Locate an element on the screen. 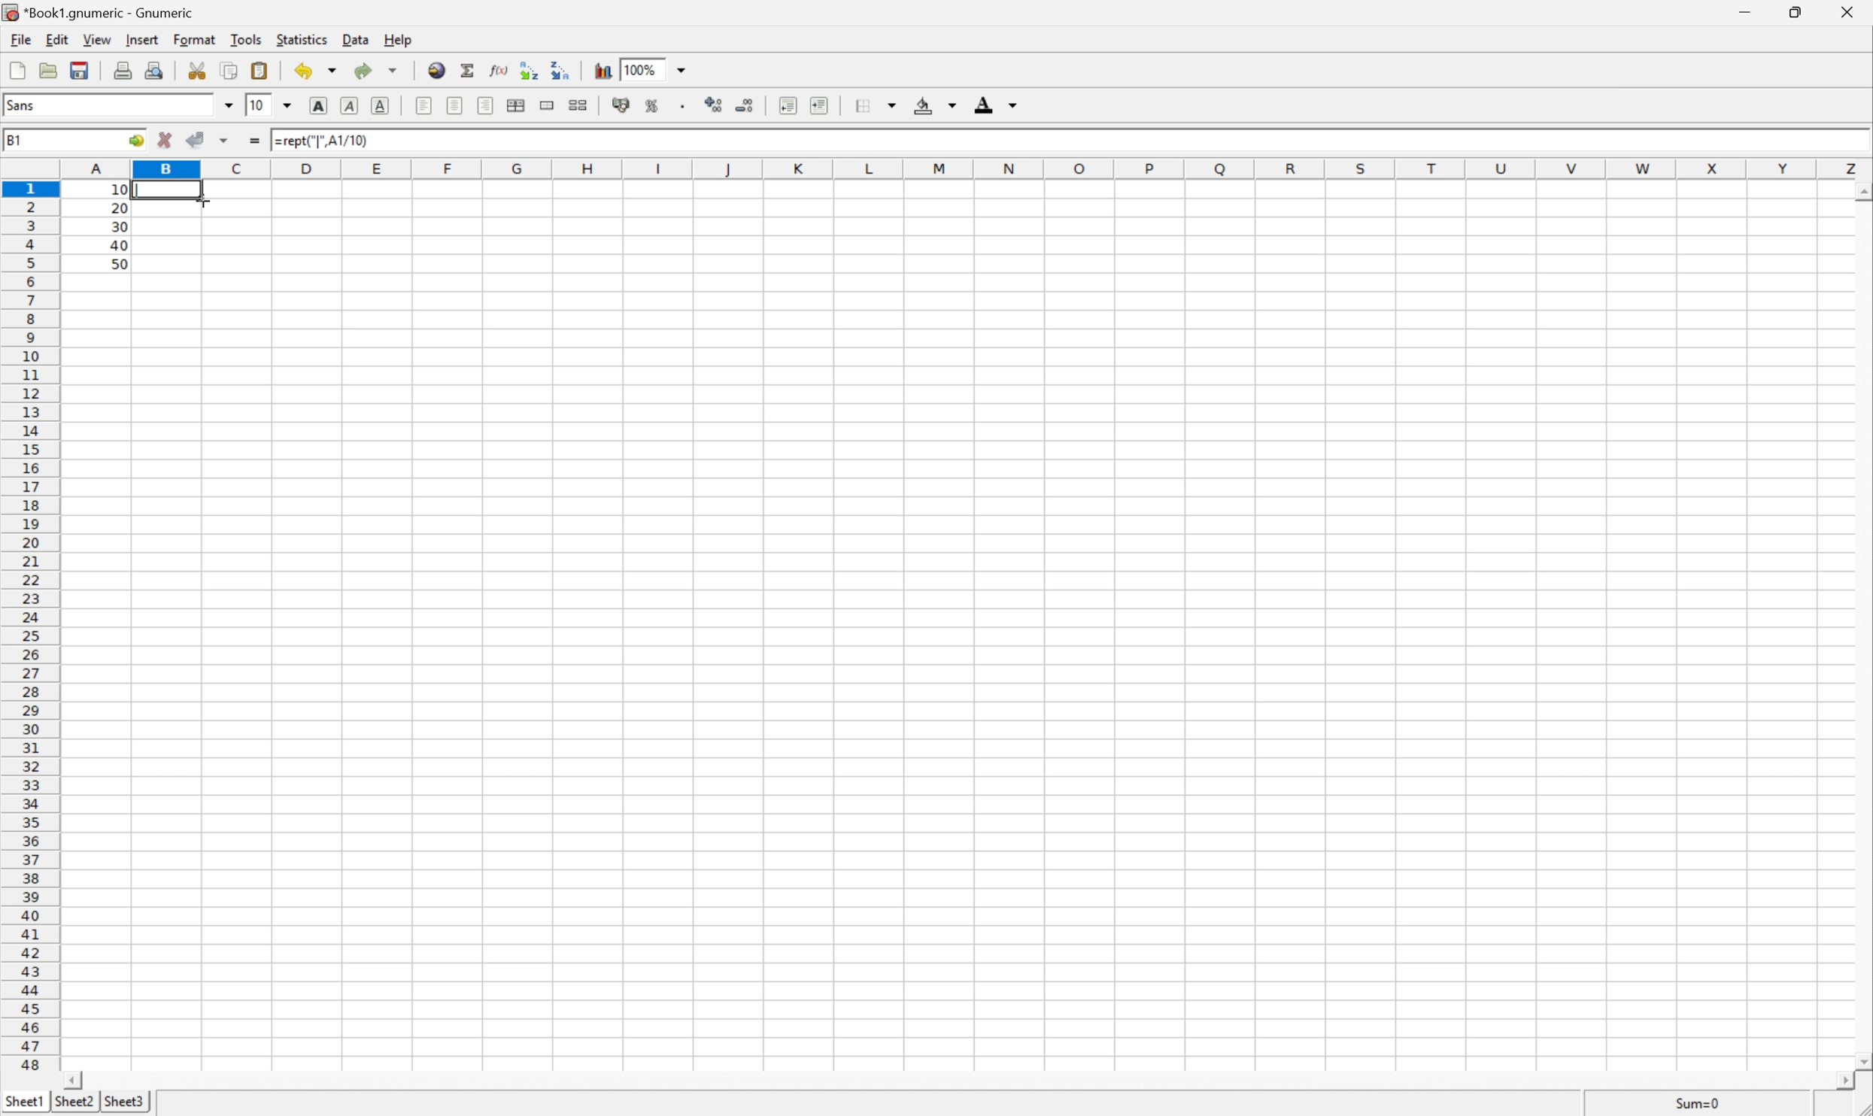 The image size is (1873, 1116). Enter formula is located at coordinates (255, 141).